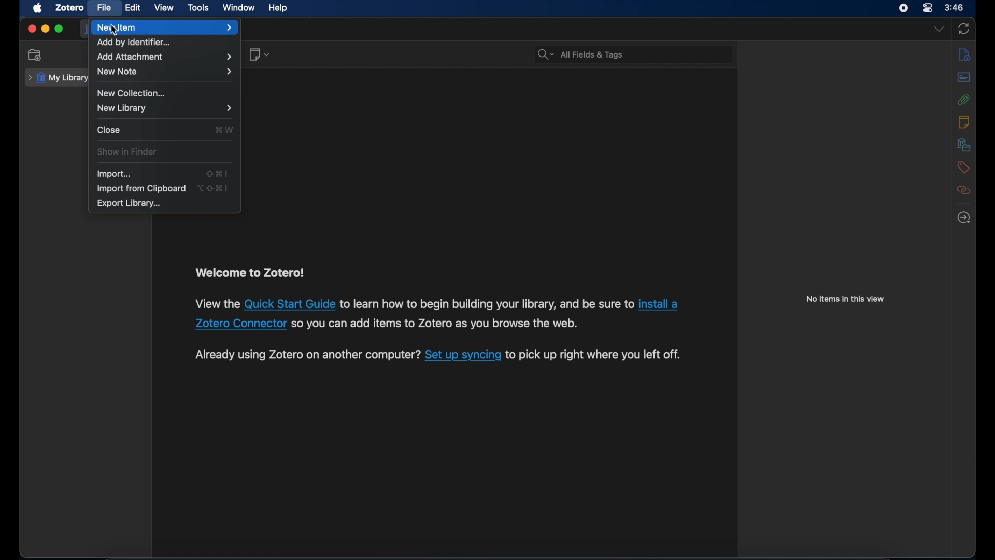 This screenshot has width=995, height=560. I want to click on 3.46, so click(955, 8).